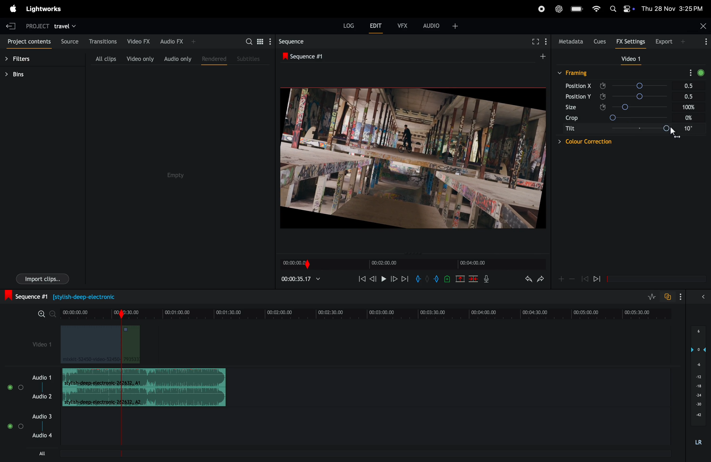  What do you see at coordinates (21, 428) in the screenshot?
I see `Solo track` at bounding box center [21, 428].